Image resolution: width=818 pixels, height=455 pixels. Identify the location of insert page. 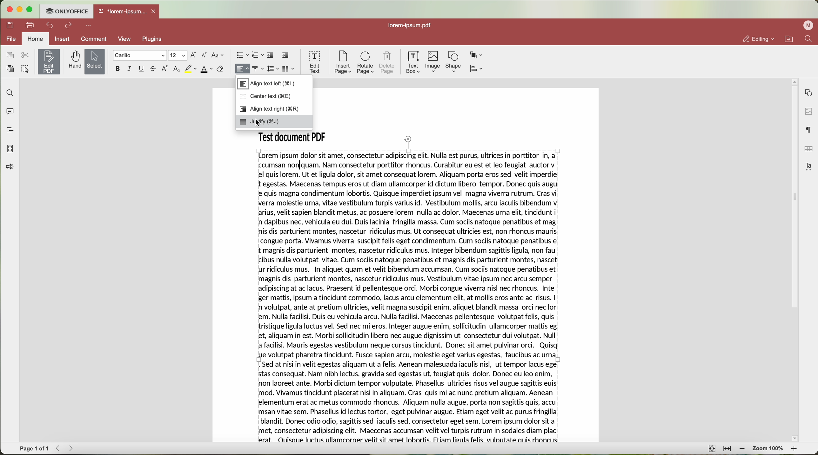
(344, 63).